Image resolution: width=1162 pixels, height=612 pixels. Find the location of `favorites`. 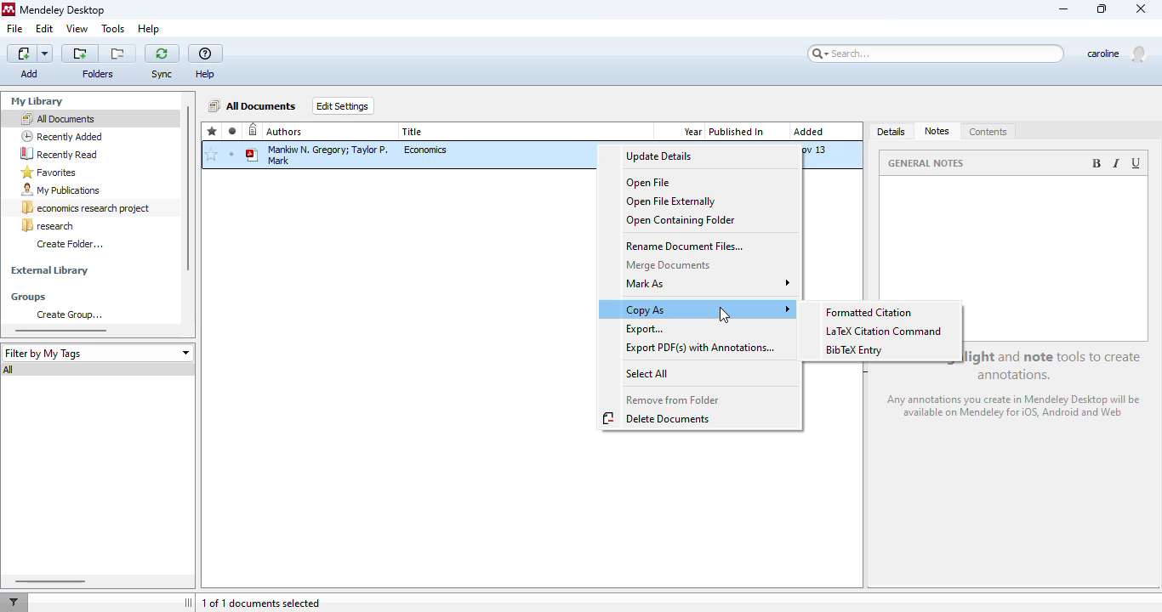

favorites is located at coordinates (213, 132).